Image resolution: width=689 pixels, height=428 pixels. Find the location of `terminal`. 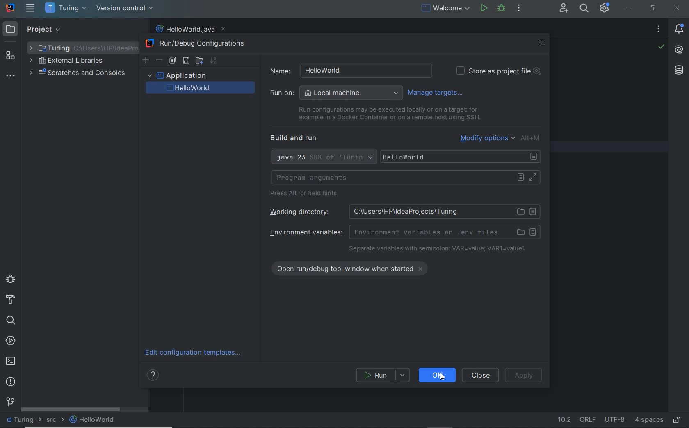

terminal is located at coordinates (11, 361).